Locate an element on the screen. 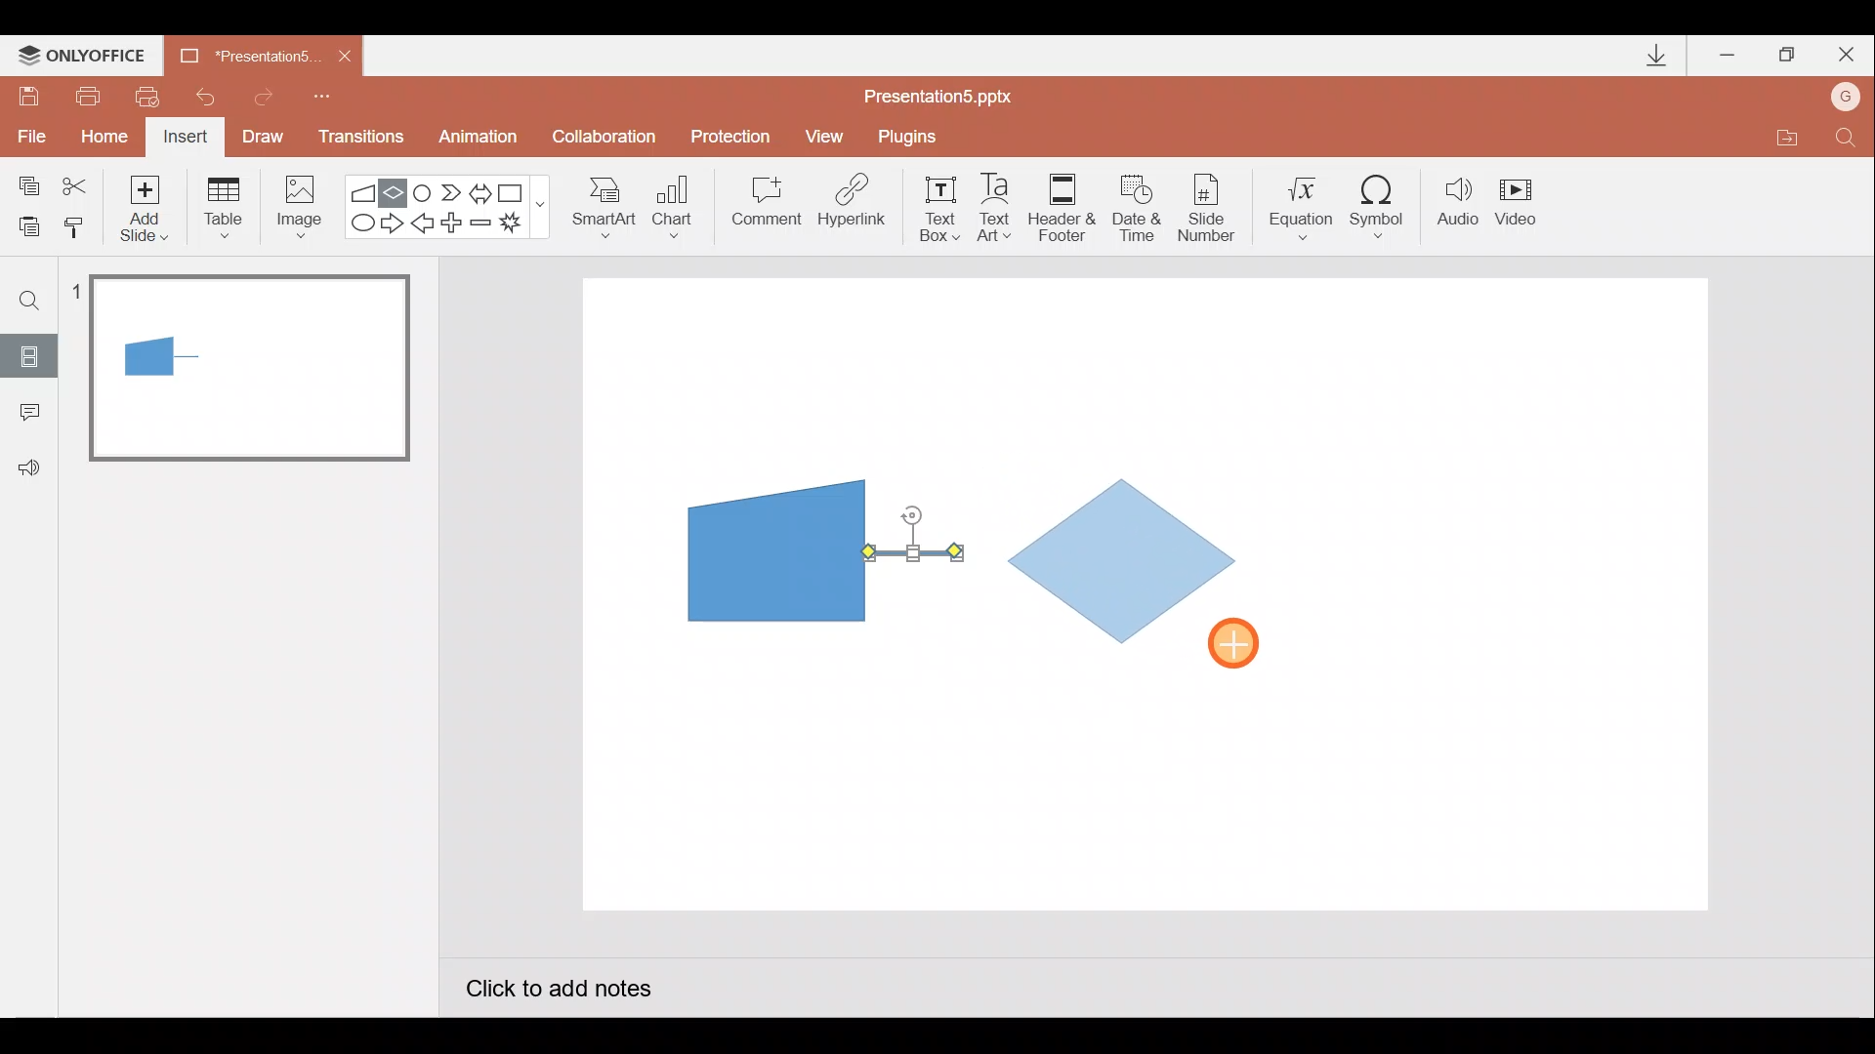  Quick print is located at coordinates (154, 92).